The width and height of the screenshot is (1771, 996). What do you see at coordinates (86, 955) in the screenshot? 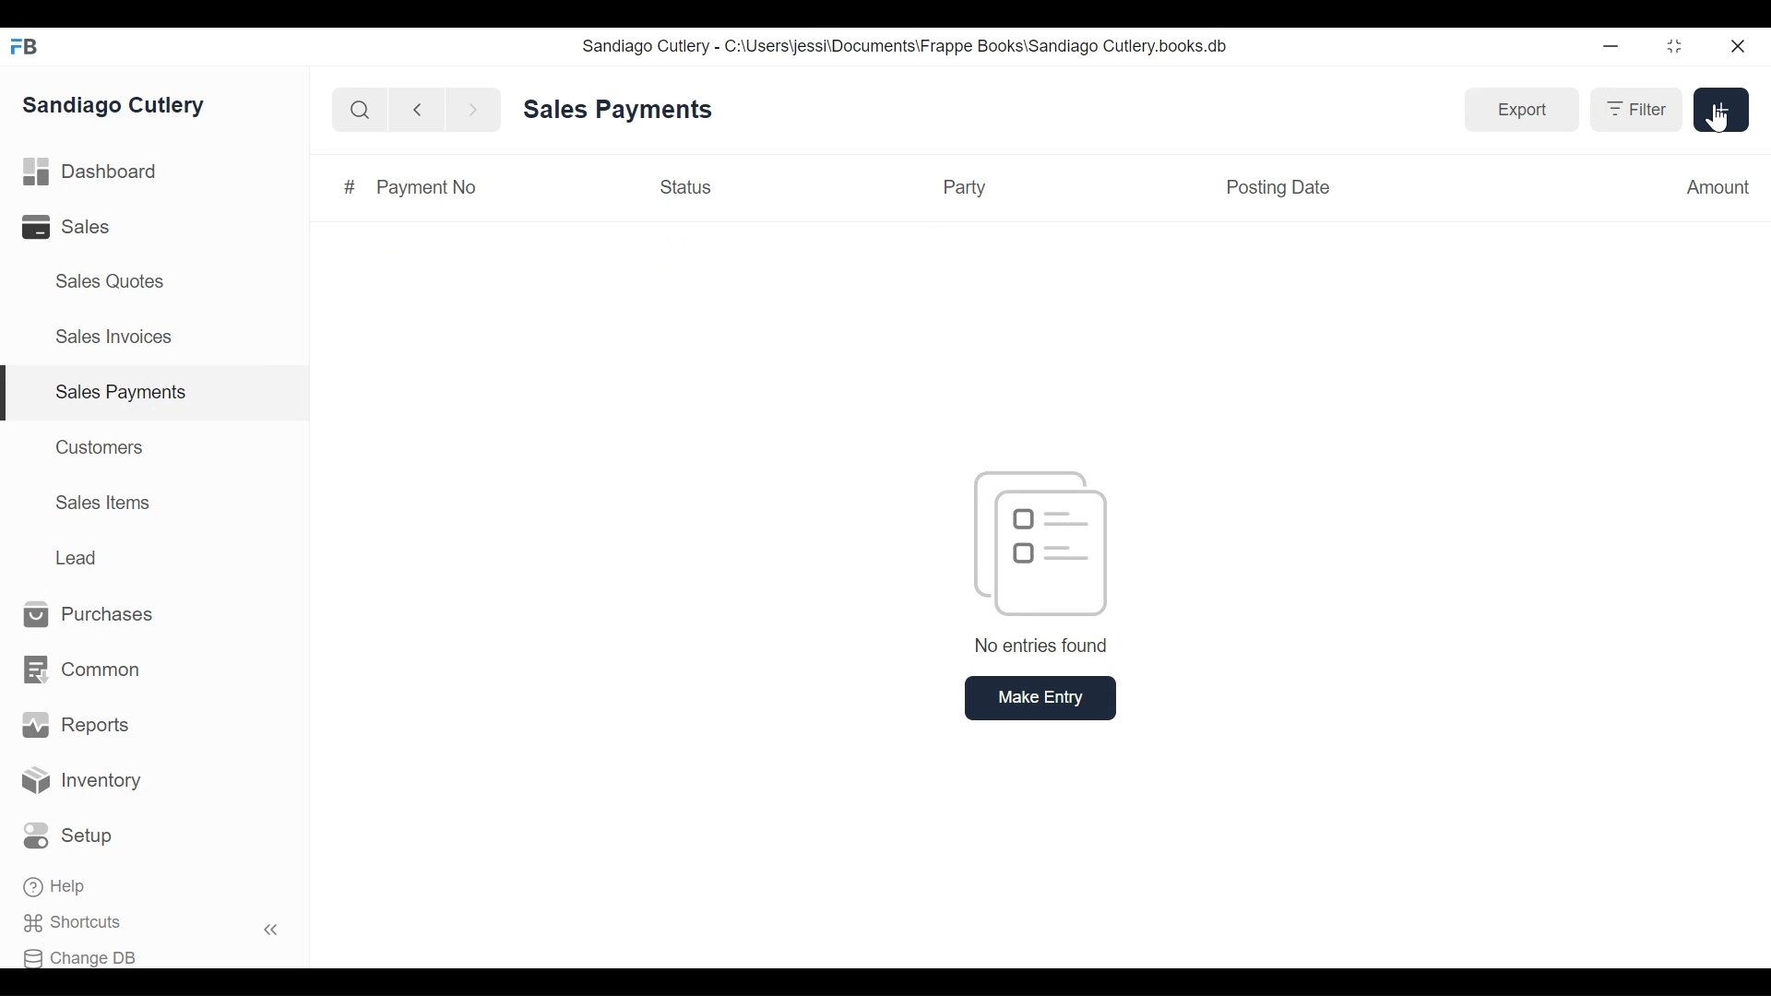
I see `Change DB` at bounding box center [86, 955].